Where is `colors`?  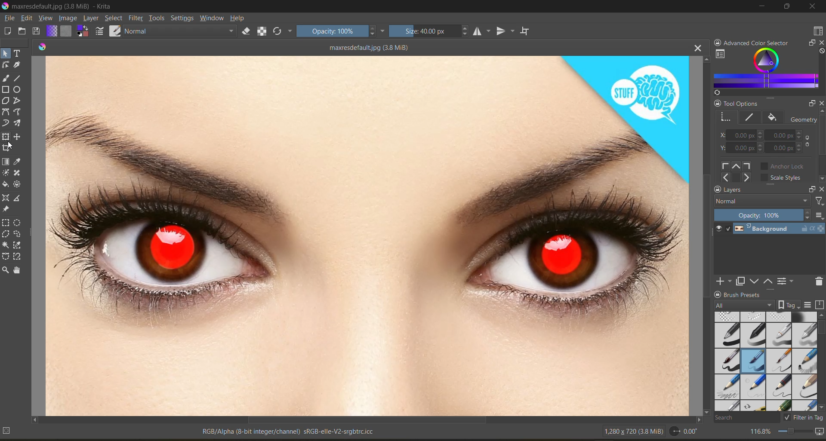 colors is located at coordinates (43, 46).